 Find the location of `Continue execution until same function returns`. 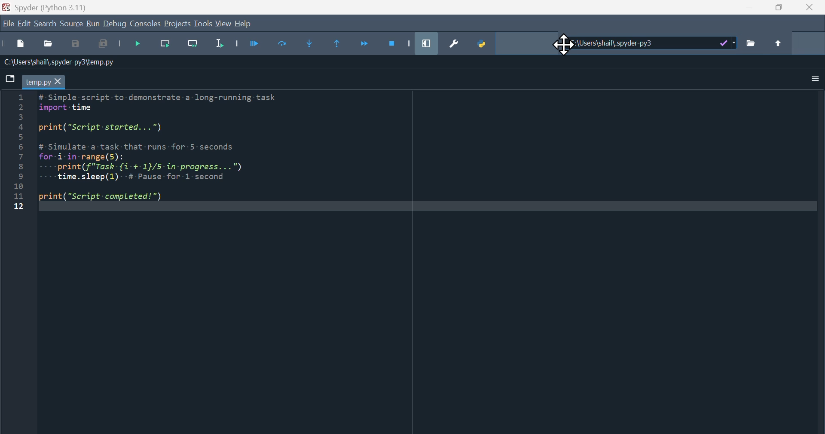

Continue execution until same function returns is located at coordinates (342, 46).